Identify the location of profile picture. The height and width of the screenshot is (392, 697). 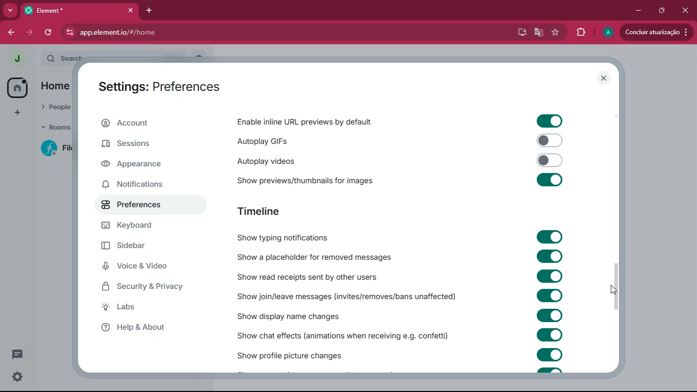
(17, 59).